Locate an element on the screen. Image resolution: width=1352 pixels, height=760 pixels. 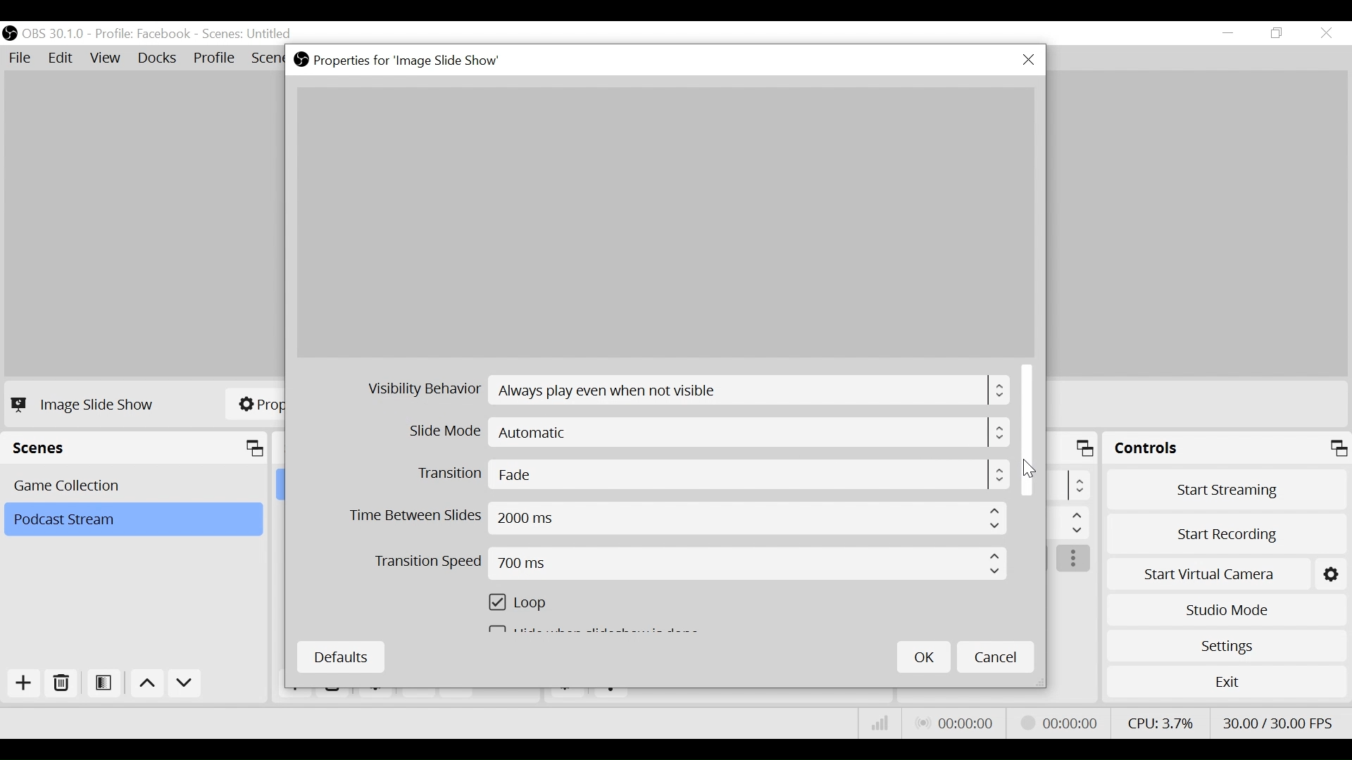
Transition Speed is located at coordinates (691, 564).